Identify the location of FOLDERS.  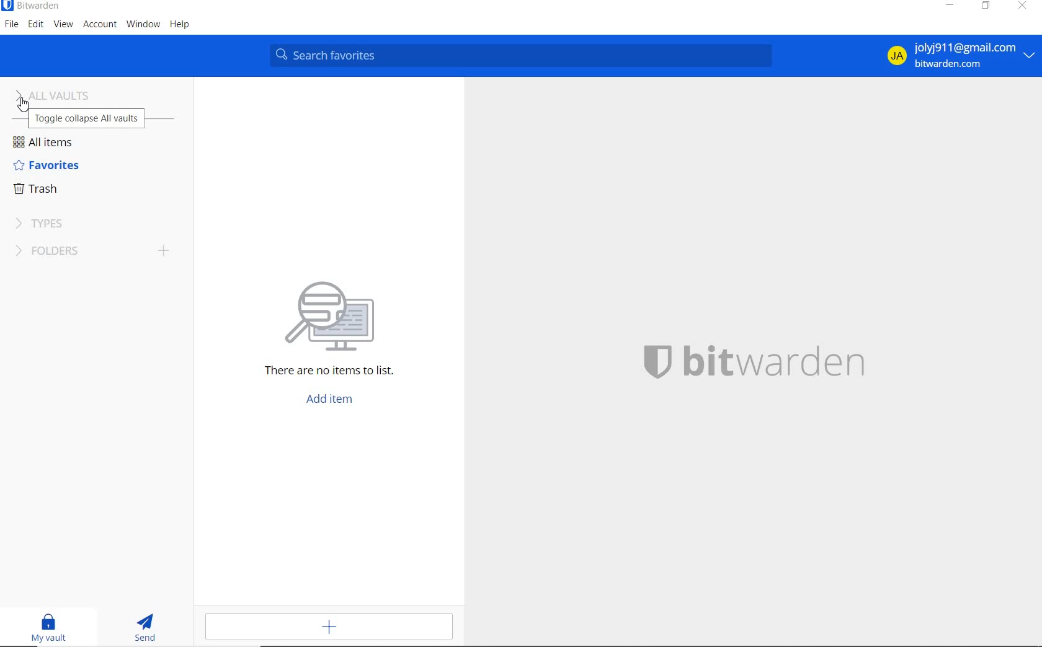
(74, 253).